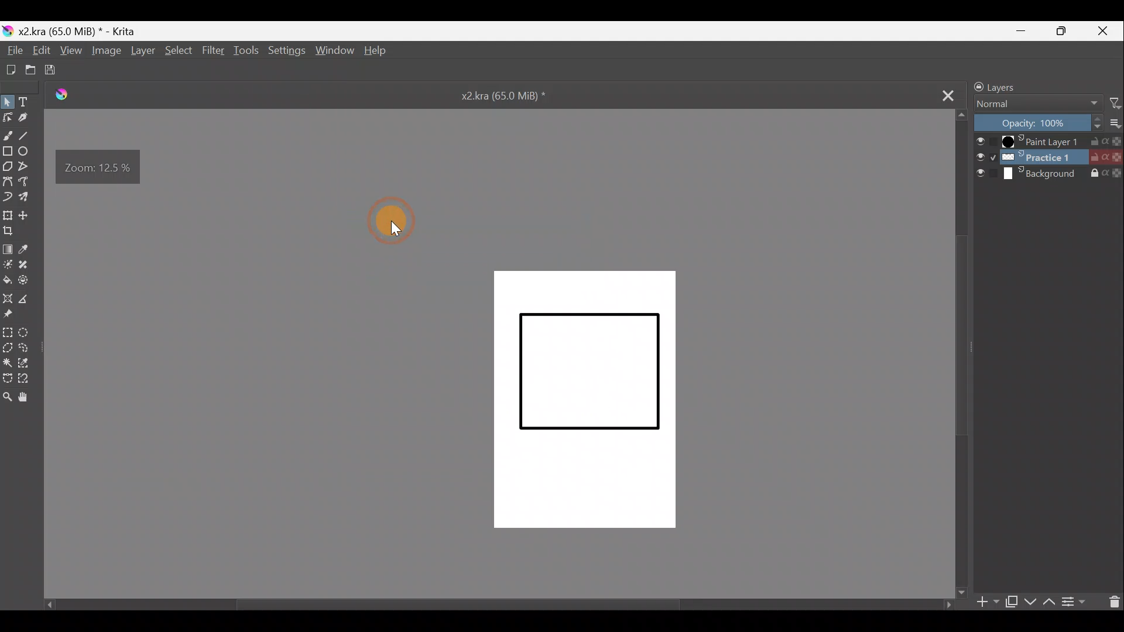 This screenshot has height=632, width=1124. Describe the element at coordinates (13, 314) in the screenshot. I see `Reference images tool` at that location.